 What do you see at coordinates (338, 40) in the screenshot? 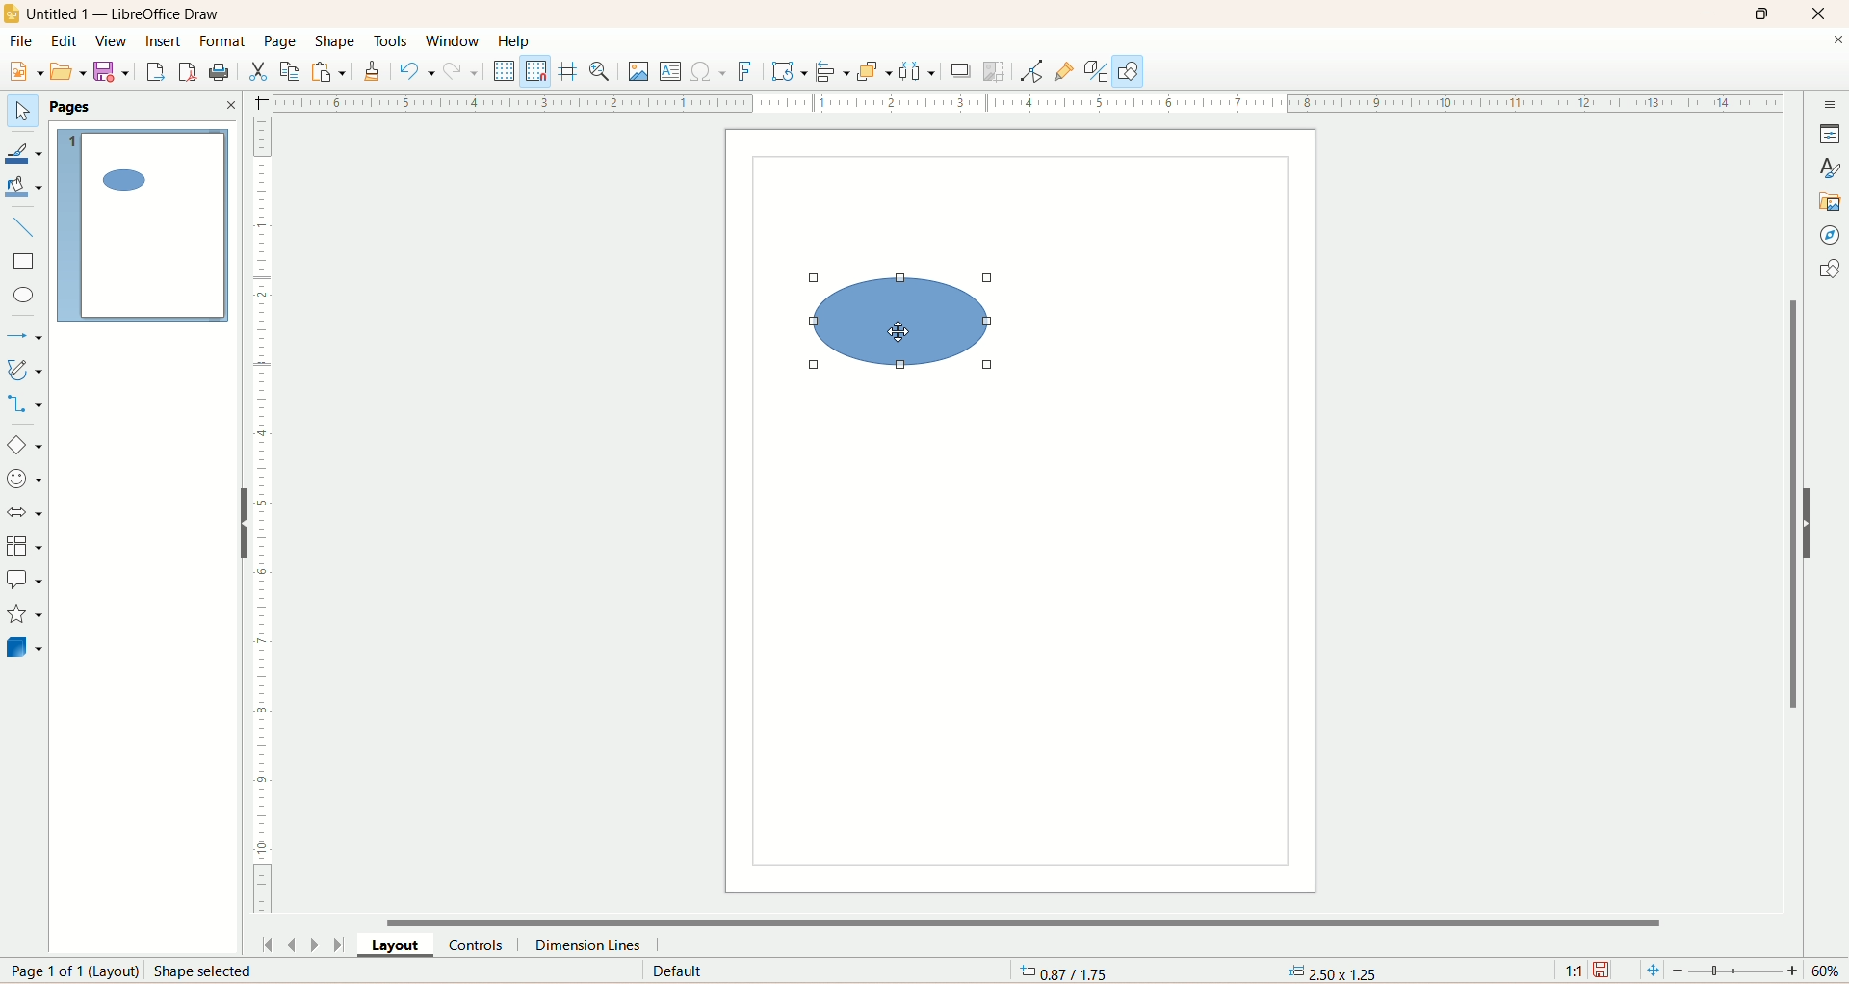
I see `shape` at bounding box center [338, 40].